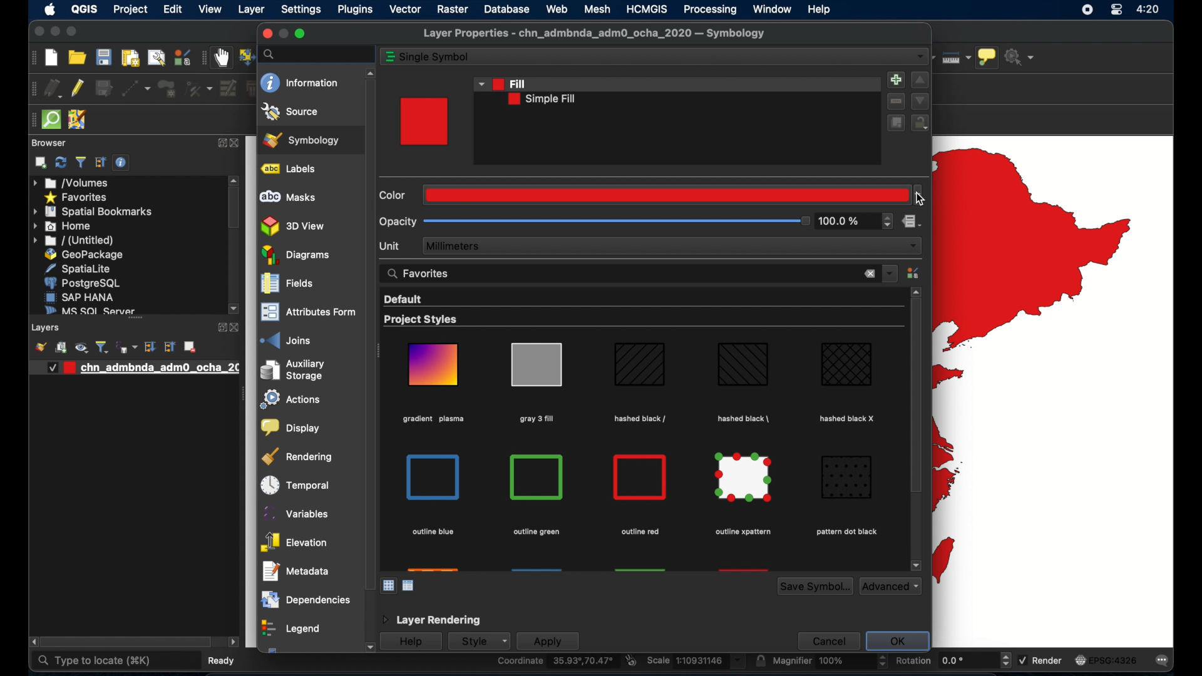 This screenshot has width=1202, height=676. Describe the element at coordinates (368, 71) in the screenshot. I see `scroll up arrow` at that location.